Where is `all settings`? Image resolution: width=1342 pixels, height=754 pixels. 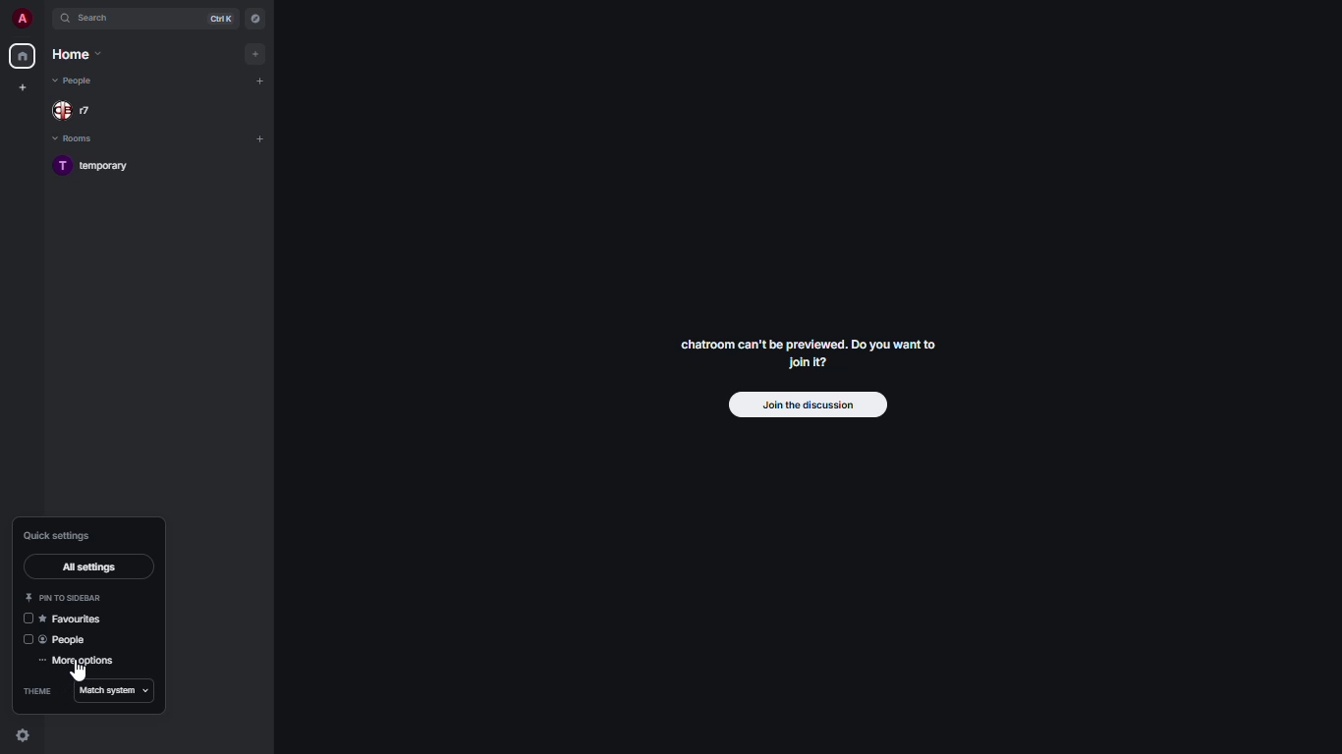 all settings is located at coordinates (88, 567).